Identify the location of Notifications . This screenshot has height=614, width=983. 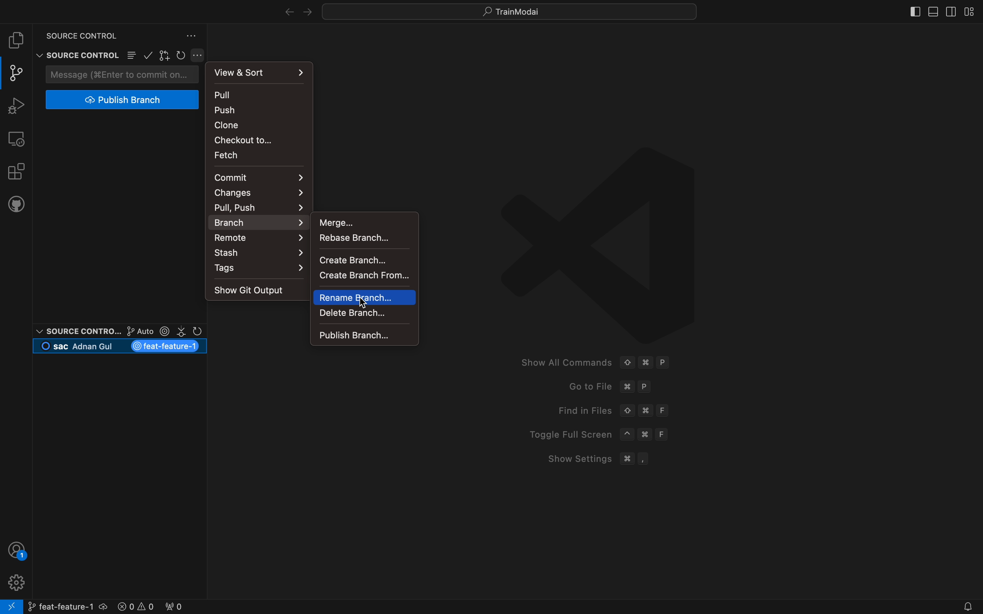
(966, 607).